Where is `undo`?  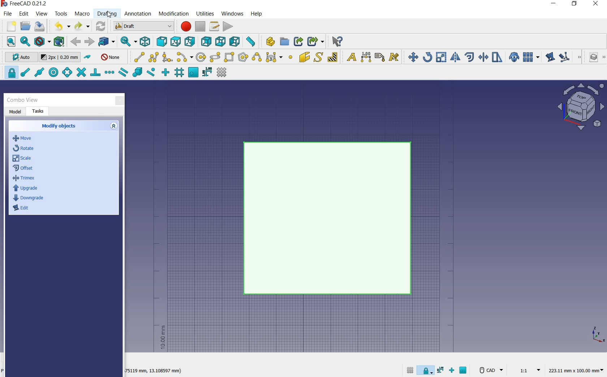
undo is located at coordinates (62, 26).